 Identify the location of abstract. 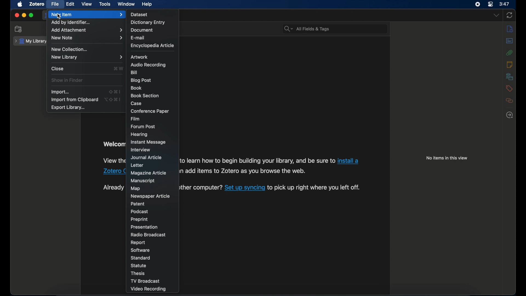
(510, 41).